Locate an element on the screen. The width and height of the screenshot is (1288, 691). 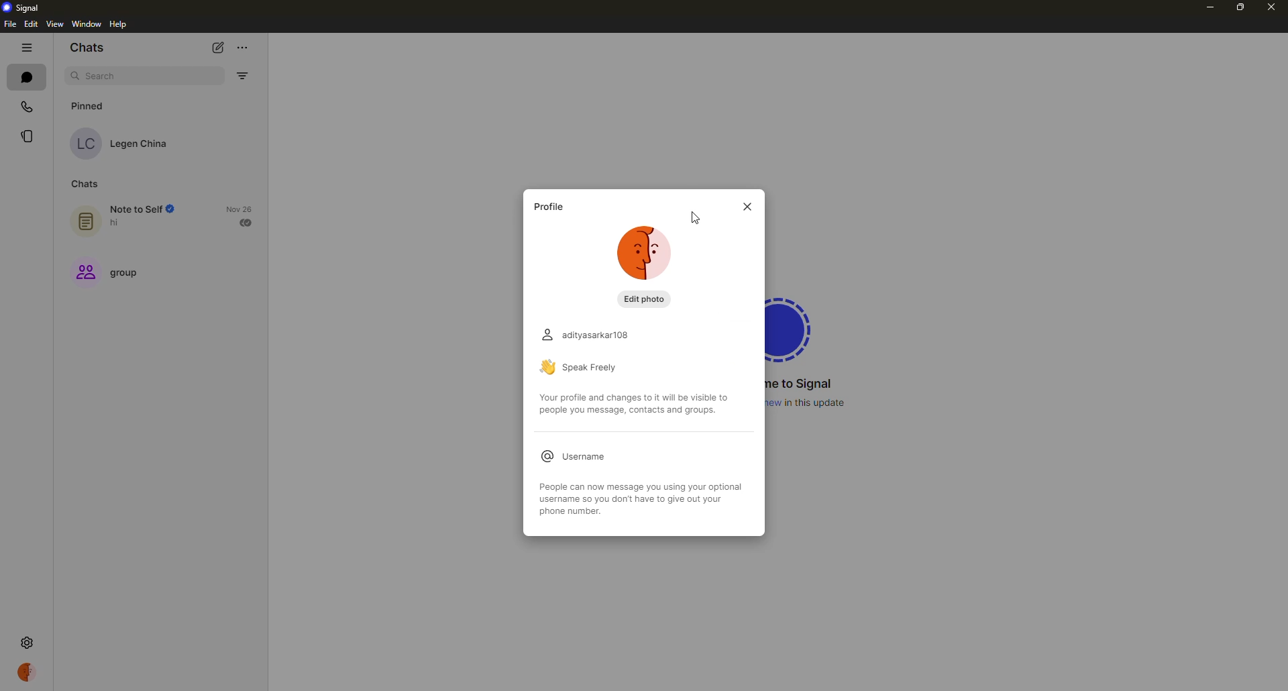
profile is located at coordinates (28, 672).